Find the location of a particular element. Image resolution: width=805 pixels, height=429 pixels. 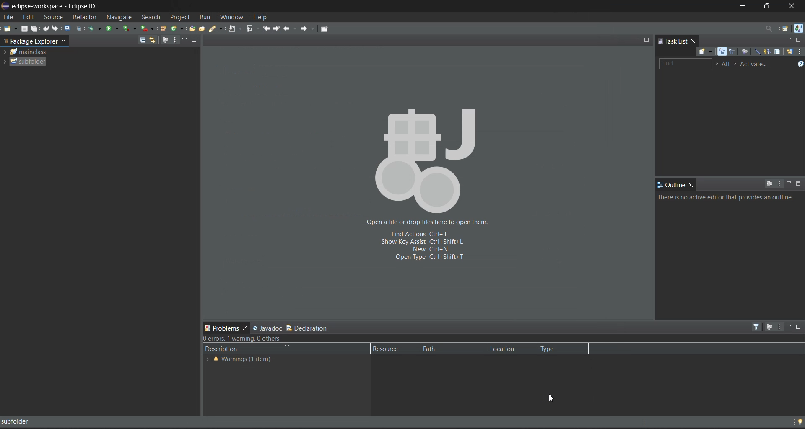

new task is located at coordinates (704, 52).